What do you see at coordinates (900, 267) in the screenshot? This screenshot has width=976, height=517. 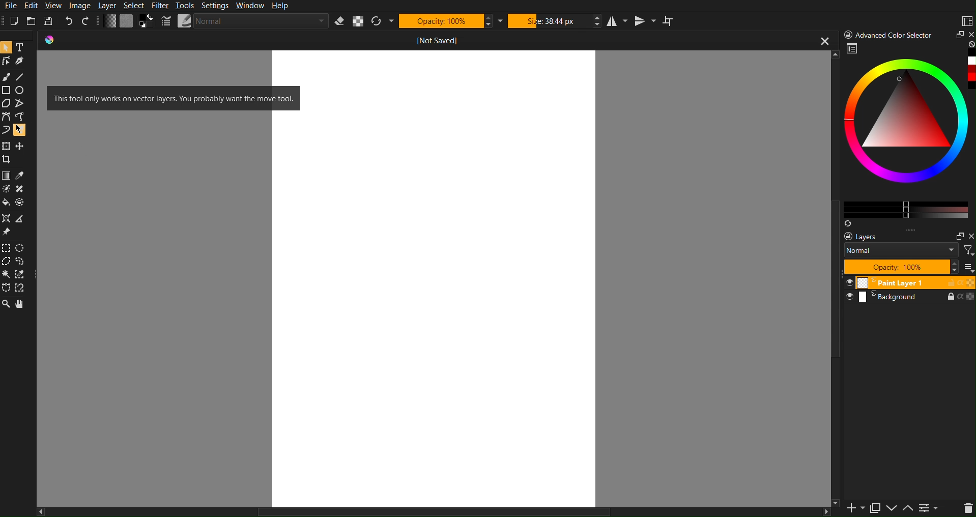 I see `Opacity 100%` at bounding box center [900, 267].